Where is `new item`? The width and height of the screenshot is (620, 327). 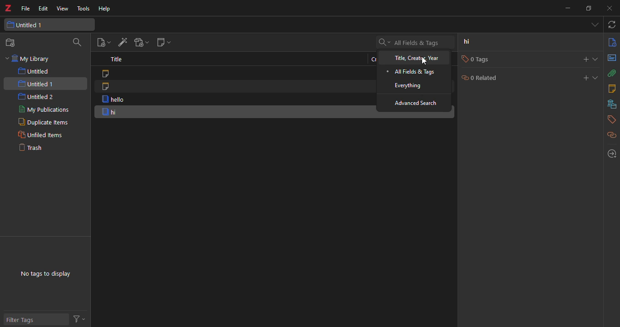
new item is located at coordinates (101, 42).